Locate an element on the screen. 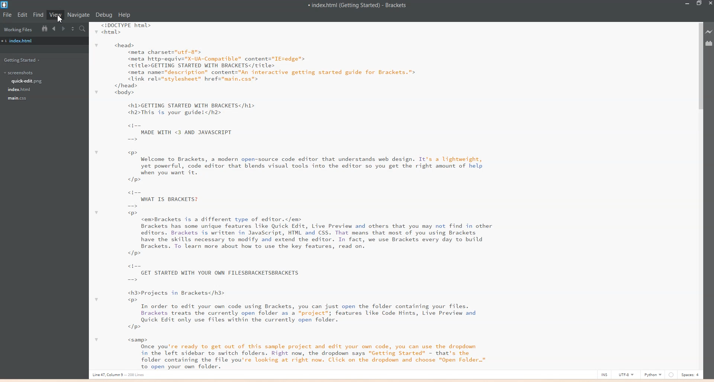  quick-edit.png is located at coordinates (28, 81).